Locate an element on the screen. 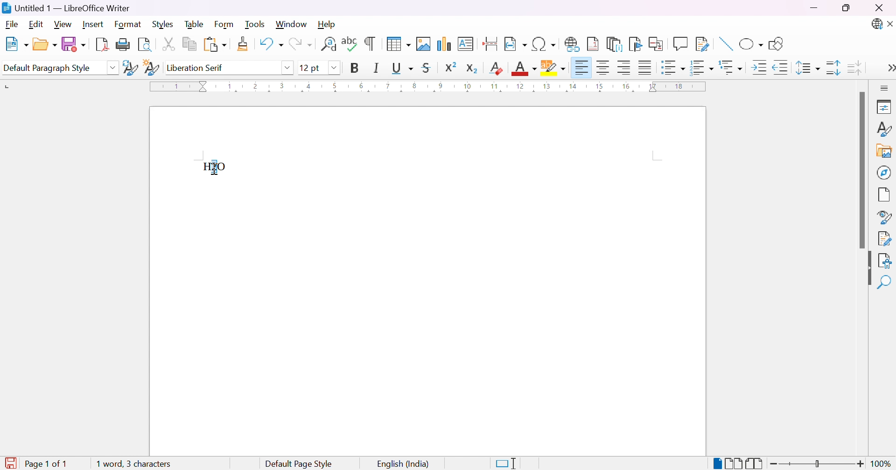 Image resolution: width=896 pixels, height=470 pixels. Increase indent  is located at coordinates (761, 69).